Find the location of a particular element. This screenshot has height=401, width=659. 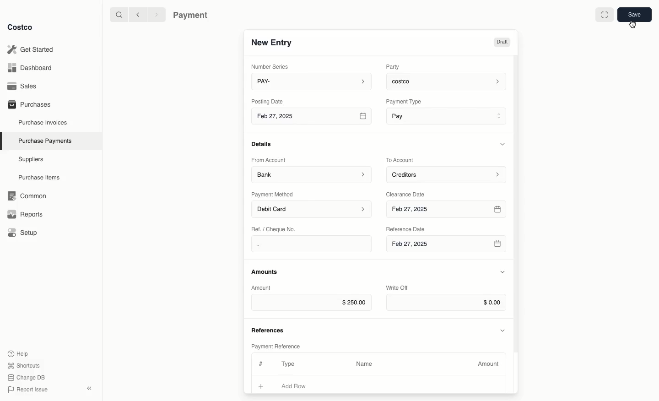

Party is located at coordinates (394, 66).